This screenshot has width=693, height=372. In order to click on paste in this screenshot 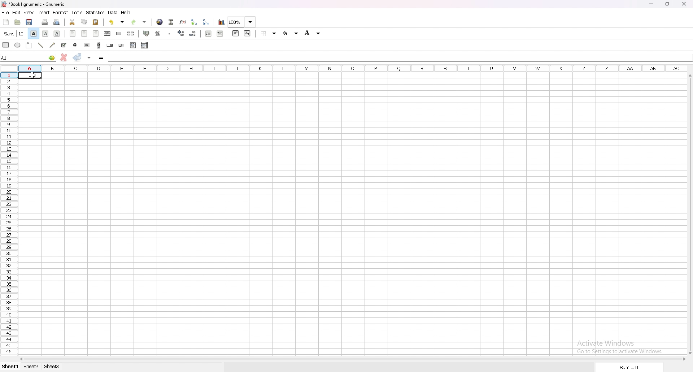, I will do `click(96, 22)`.